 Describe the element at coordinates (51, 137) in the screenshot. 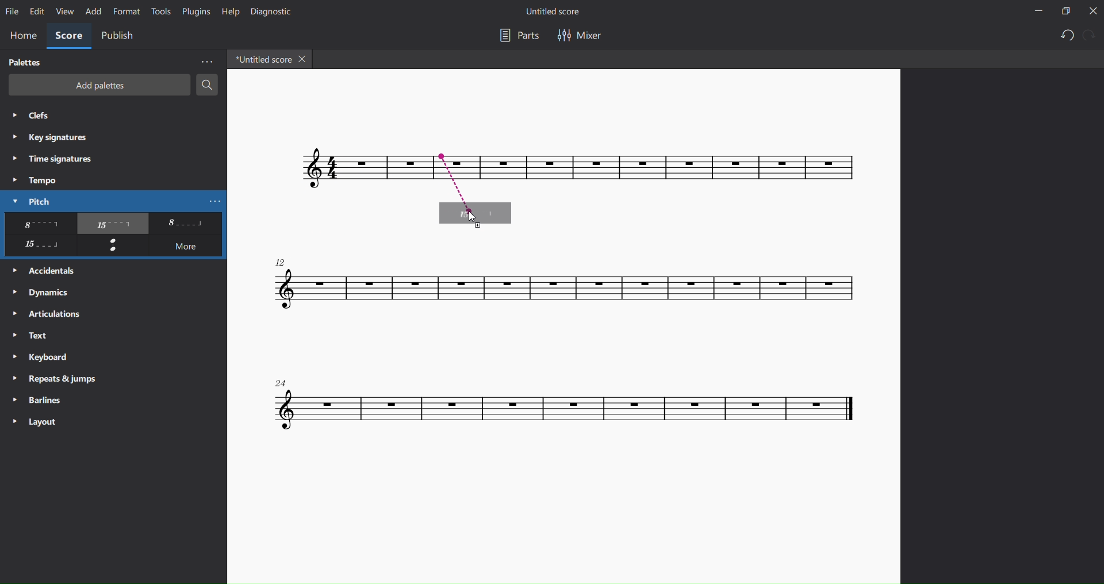

I see `key signatures` at that location.